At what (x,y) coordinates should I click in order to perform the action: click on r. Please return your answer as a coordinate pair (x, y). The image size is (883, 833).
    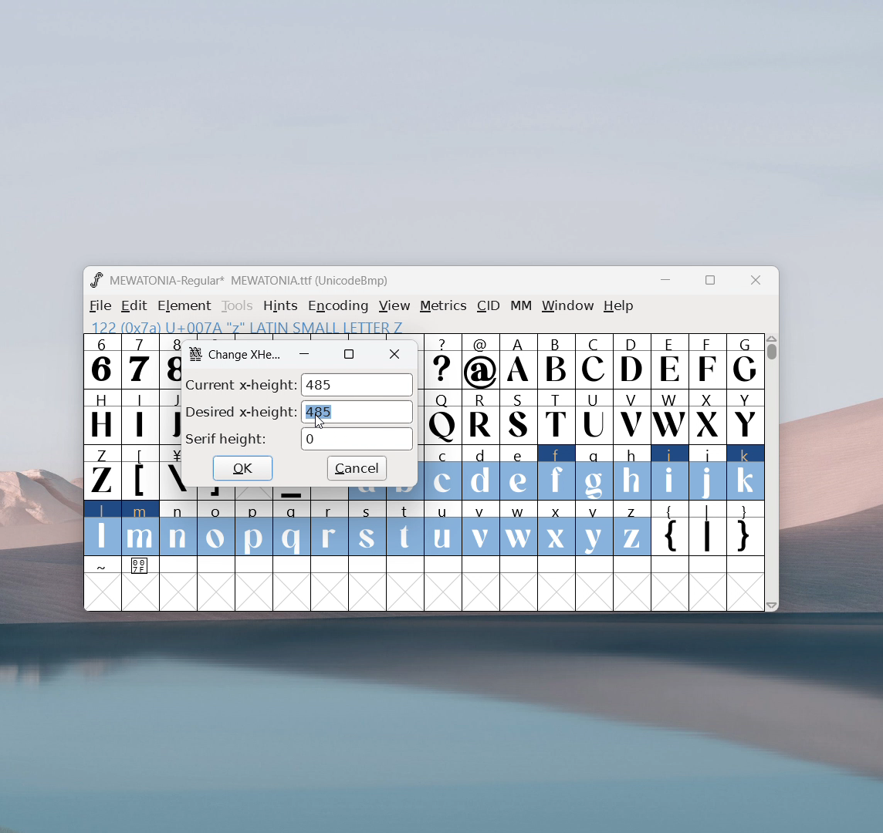
    Looking at the image, I should click on (329, 529).